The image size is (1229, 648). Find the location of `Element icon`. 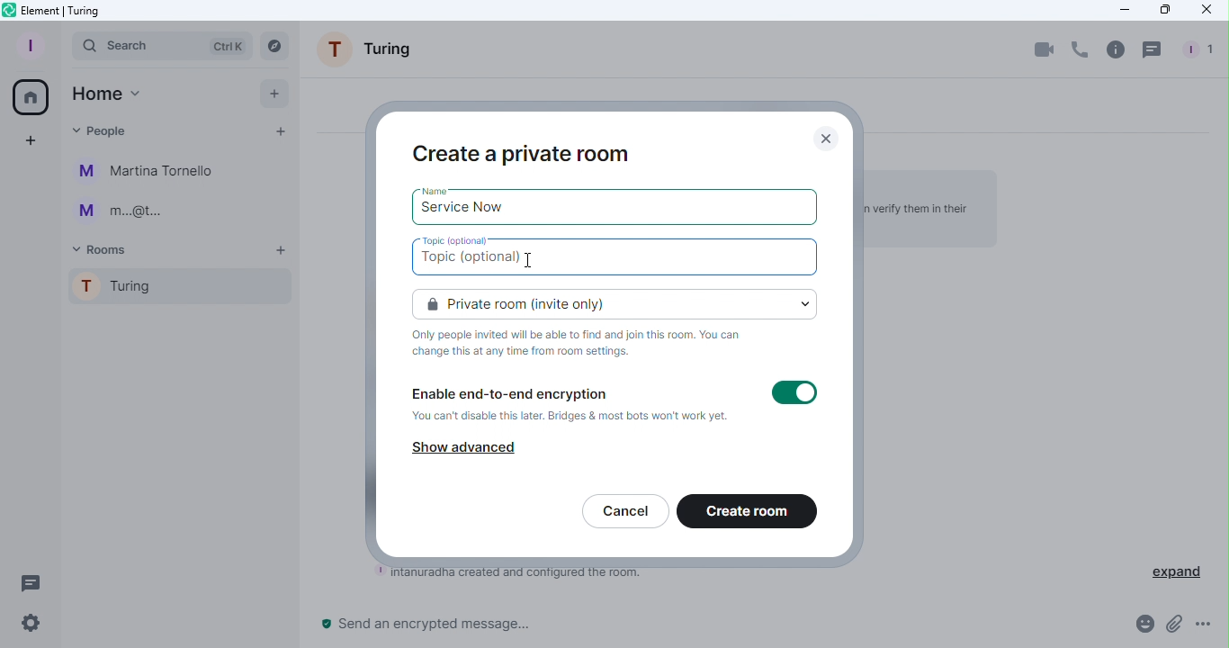

Element icon is located at coordinates (62, 11).